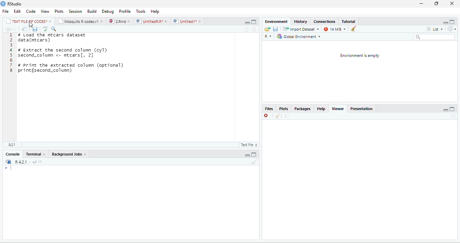  Describe the element at coordinates (55, 29) in the screenshot. I see `serach` at that location.